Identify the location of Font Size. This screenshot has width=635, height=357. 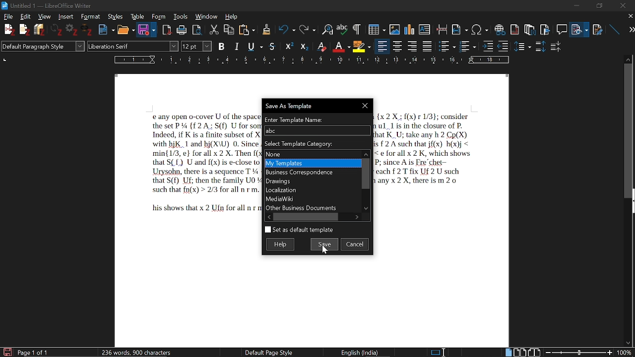
(190, 47).